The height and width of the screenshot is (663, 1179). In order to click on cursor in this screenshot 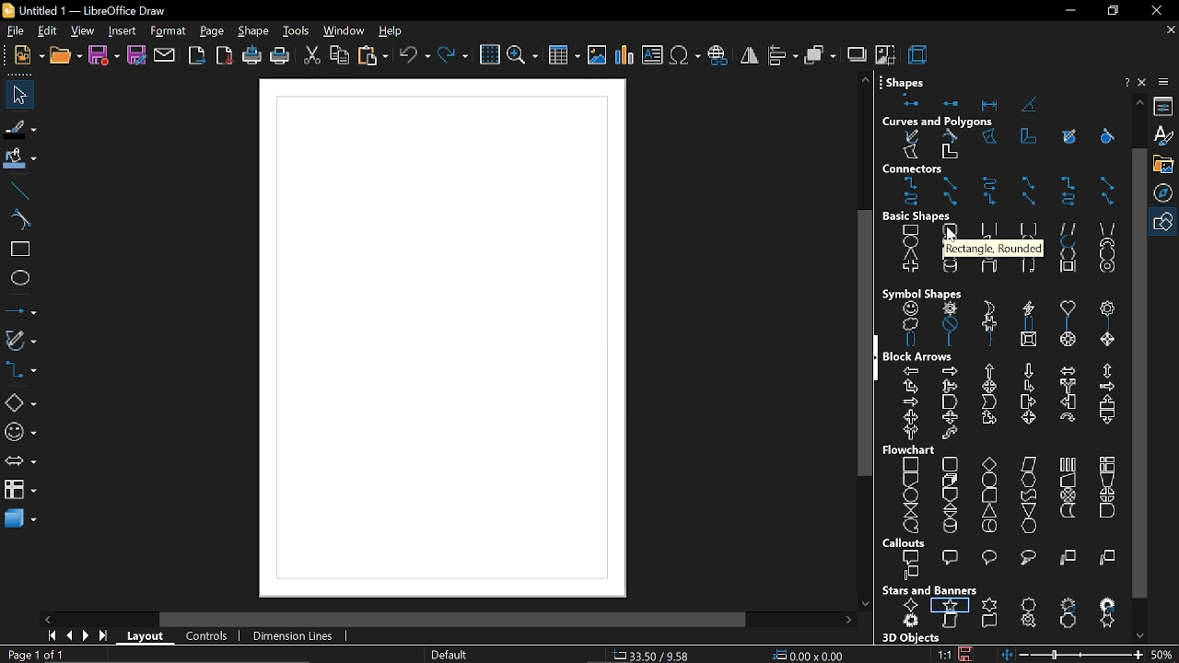, I will do `click(953, 238)`.